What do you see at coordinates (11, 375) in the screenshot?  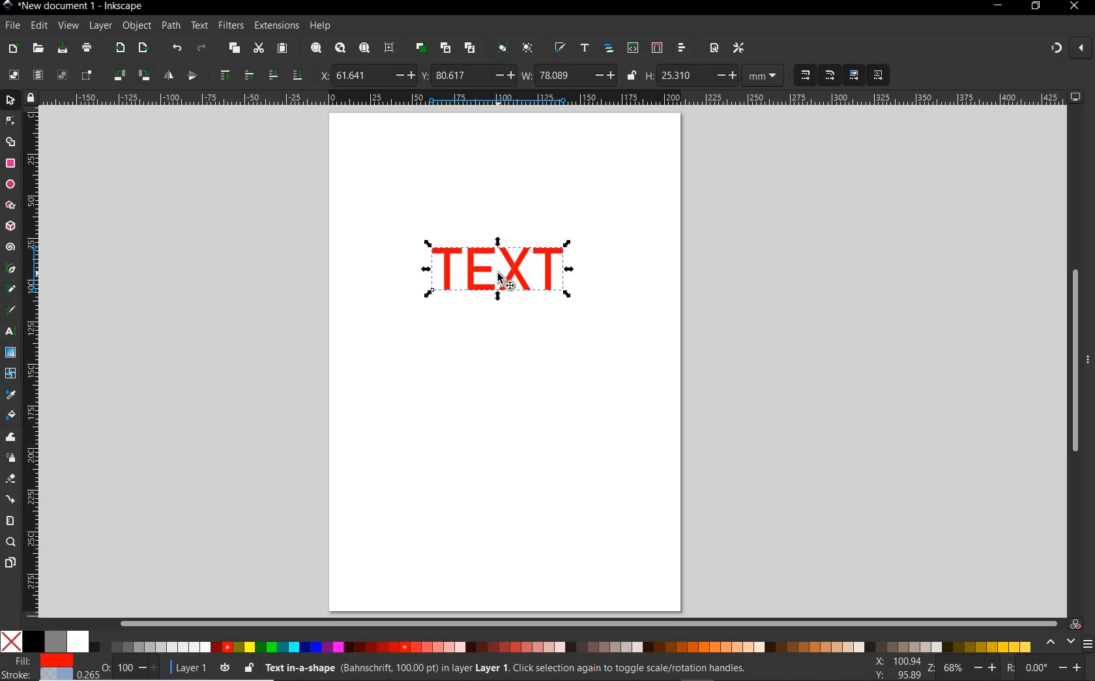 I see `mesh tool` at bounding box center [11, 375].